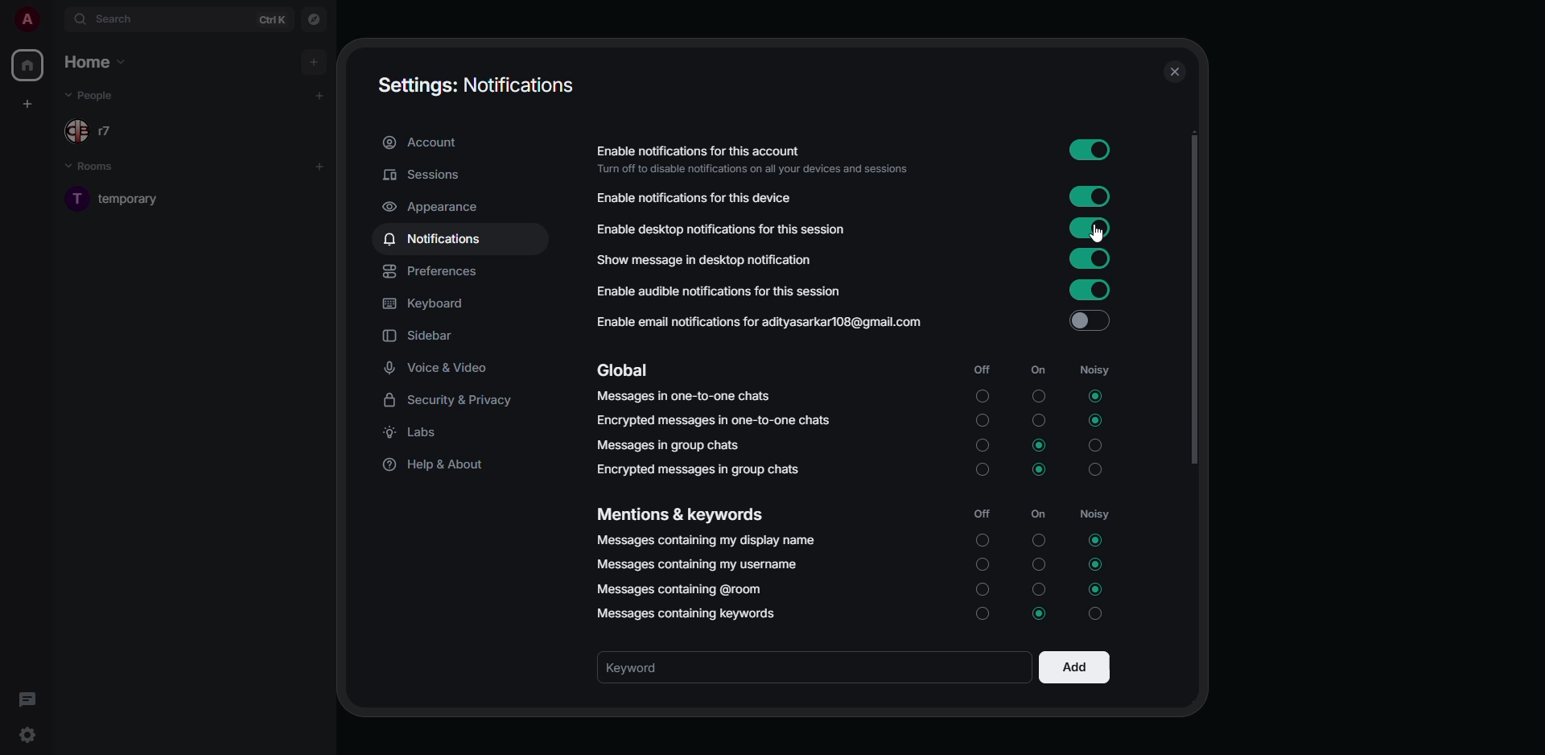 The width and height of the screenshot is (1545, 755). I want to click on off, so click(982, 514).